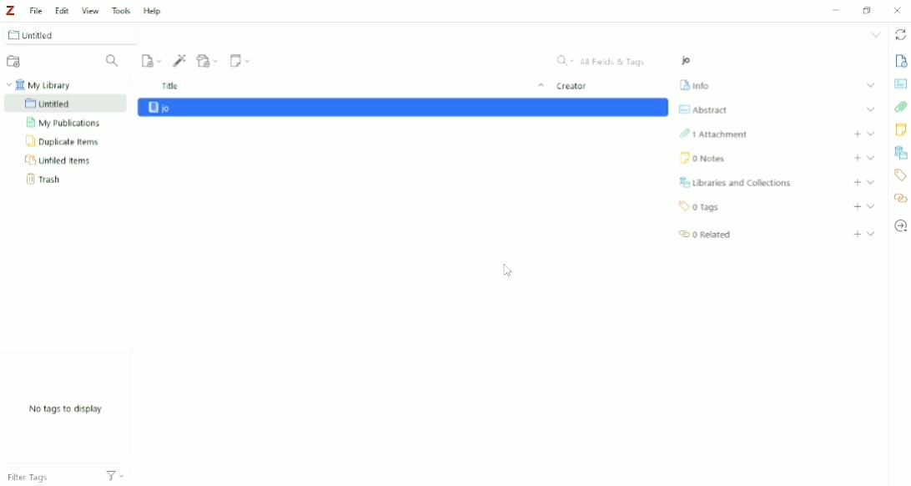 The image size is (911, 486). What do you see at coordinates (899, 84) in the screenshot?
I see `Abstract` at bounding box center [899, 84].